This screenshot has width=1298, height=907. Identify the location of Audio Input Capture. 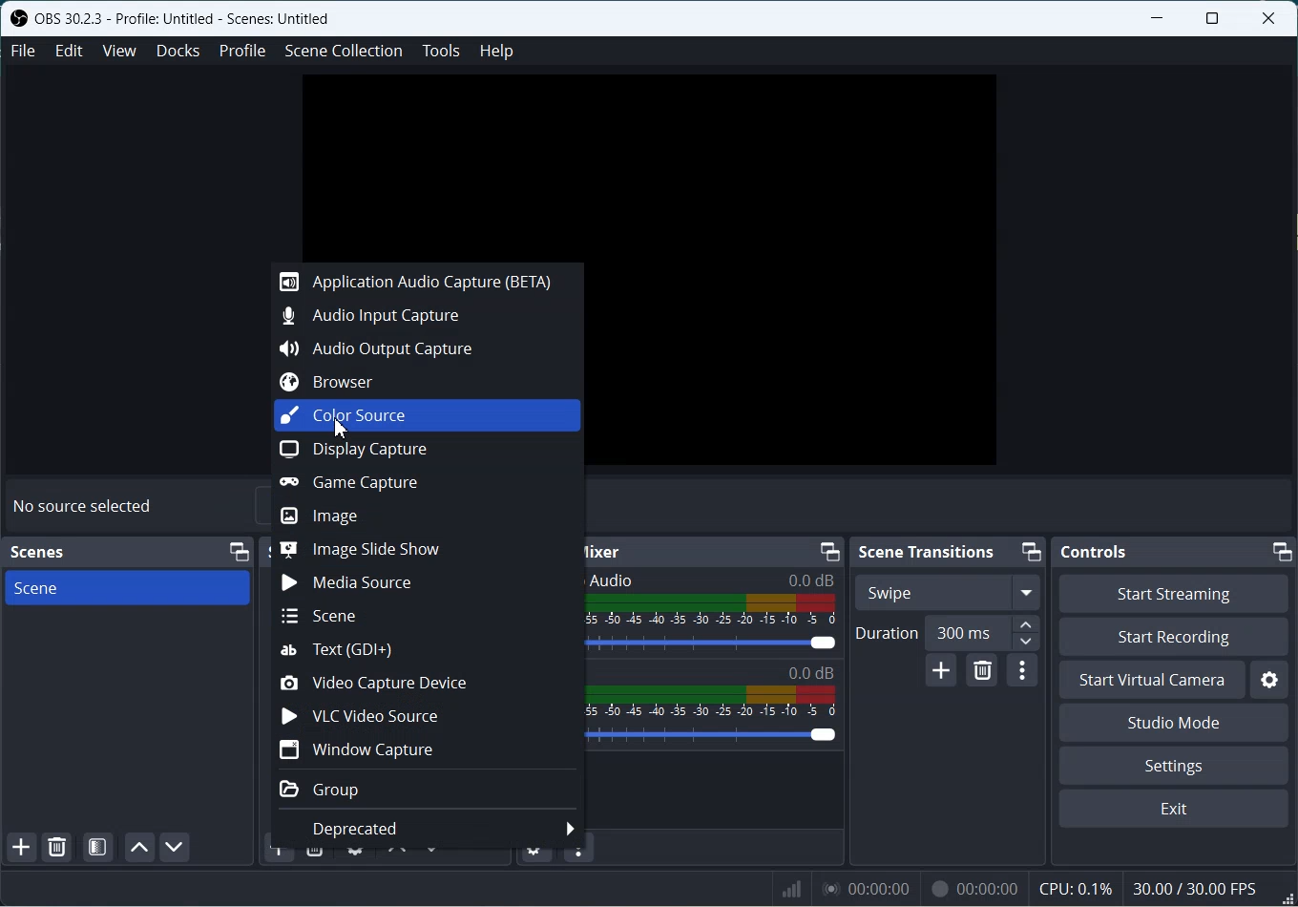
(417, 316).